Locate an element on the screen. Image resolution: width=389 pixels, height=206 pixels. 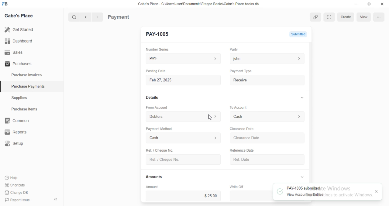
Party is located at coordinates (233, 50).